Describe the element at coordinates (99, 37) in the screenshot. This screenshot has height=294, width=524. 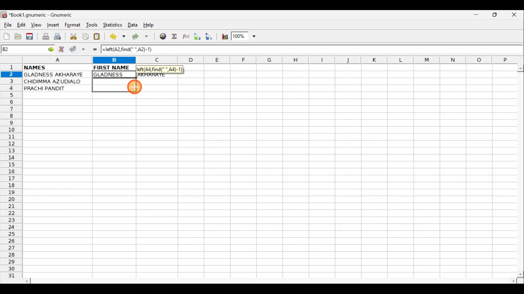
I see `Paste clipboard` at that location.